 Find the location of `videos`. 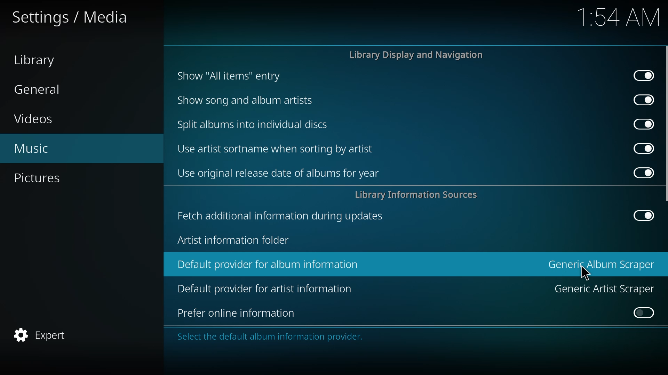

videos is located at coordinates (36, 119).